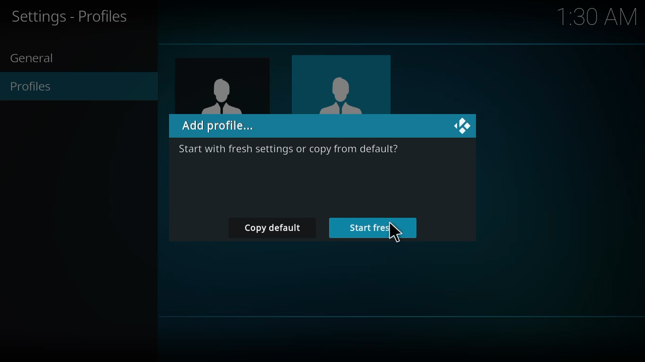  Describe the element at coordinates (597, 17) in the screenshot. I see `time` at that location.